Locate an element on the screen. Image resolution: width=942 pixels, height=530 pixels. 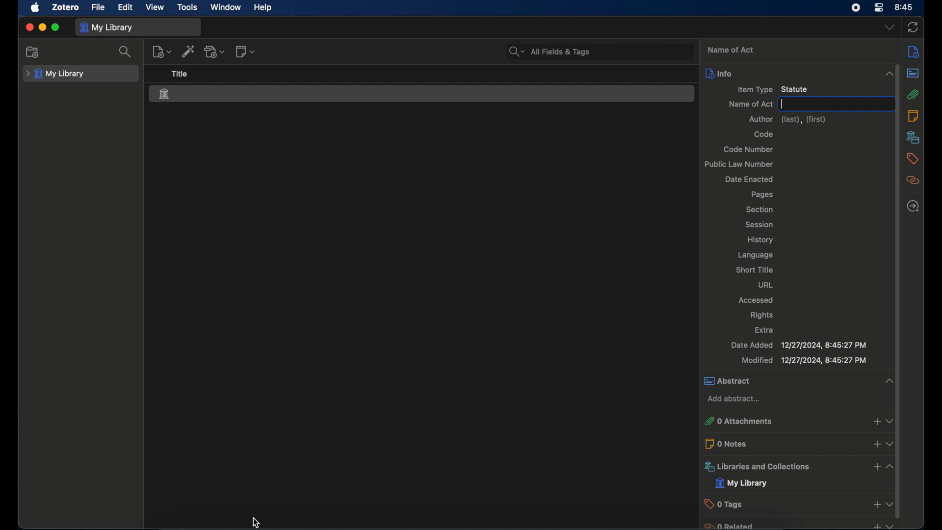
statue is located at coordinates (170, 94).